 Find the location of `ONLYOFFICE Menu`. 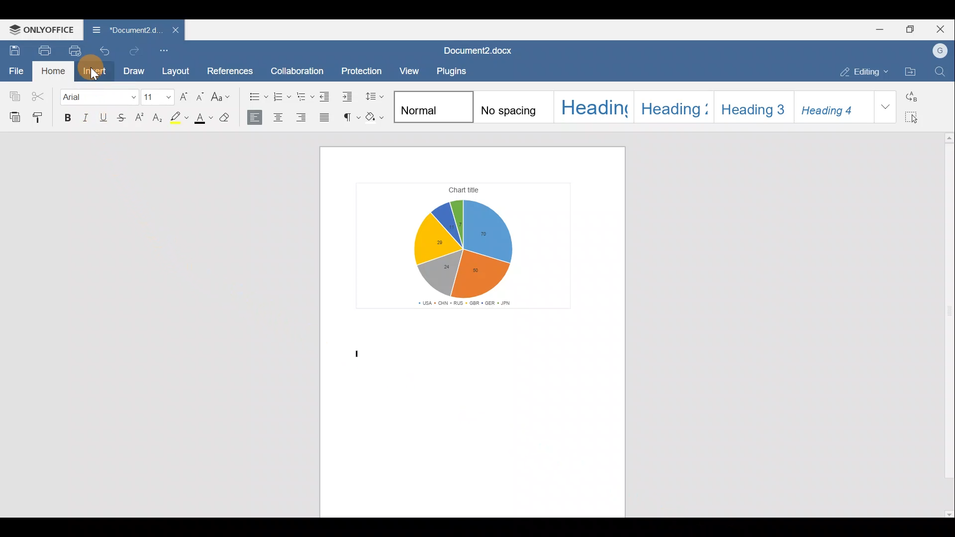

ONLYOFFICE Menu is located at coordinates (41, 29).